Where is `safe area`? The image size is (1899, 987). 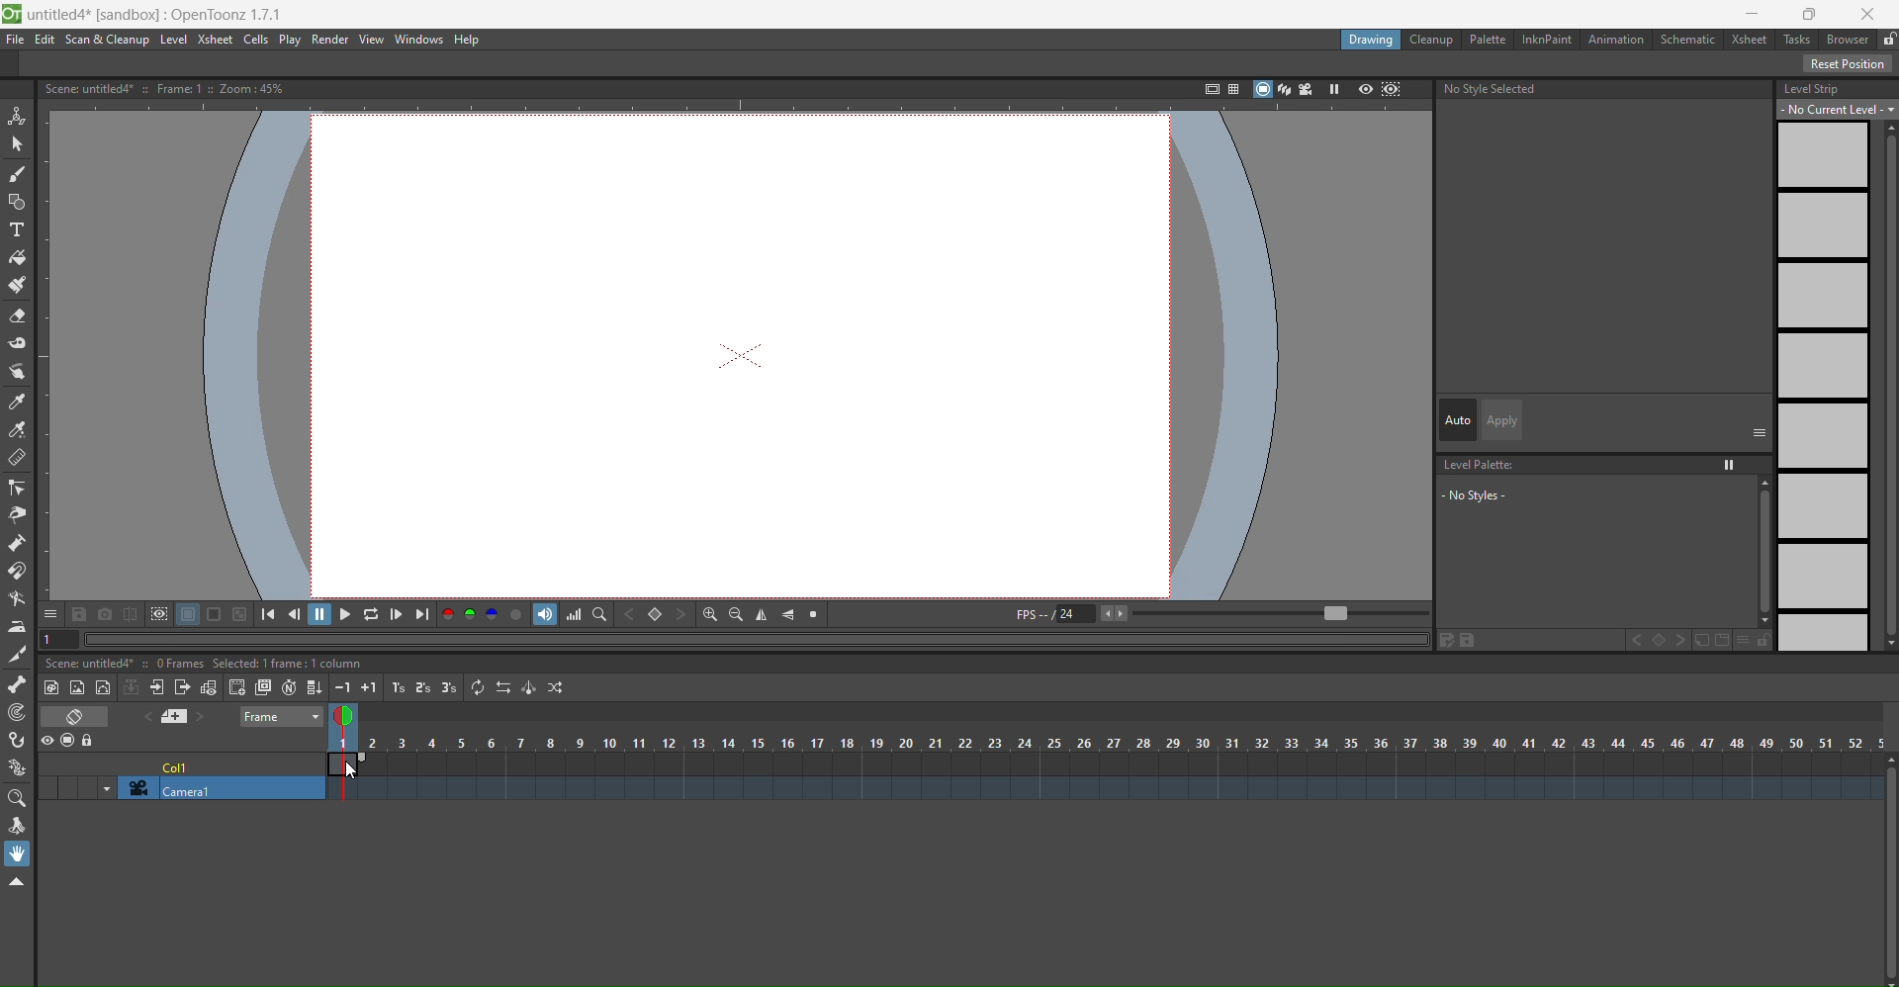 safe area is located at coordinates (1207, 89).